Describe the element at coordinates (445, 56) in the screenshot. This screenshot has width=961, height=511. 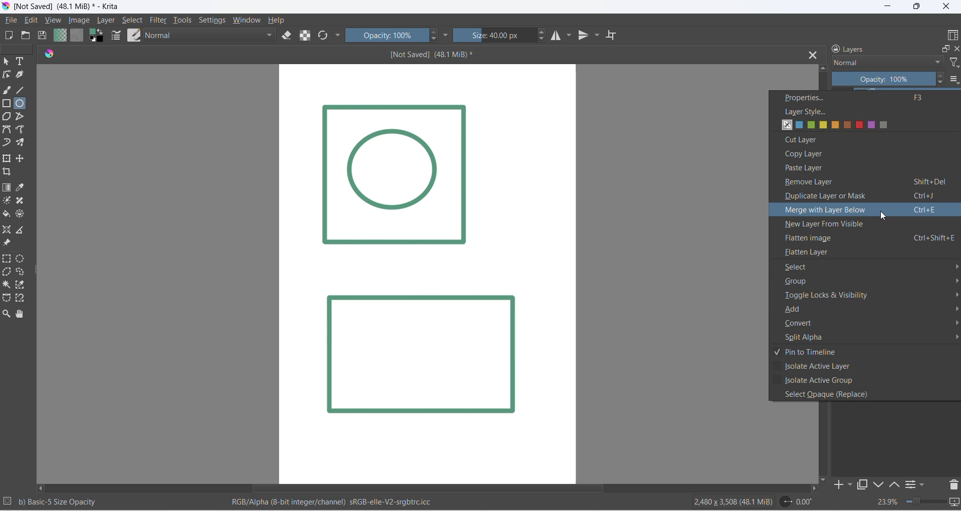
I see `[Not Saved] (48.1 MiB)*` at that location.